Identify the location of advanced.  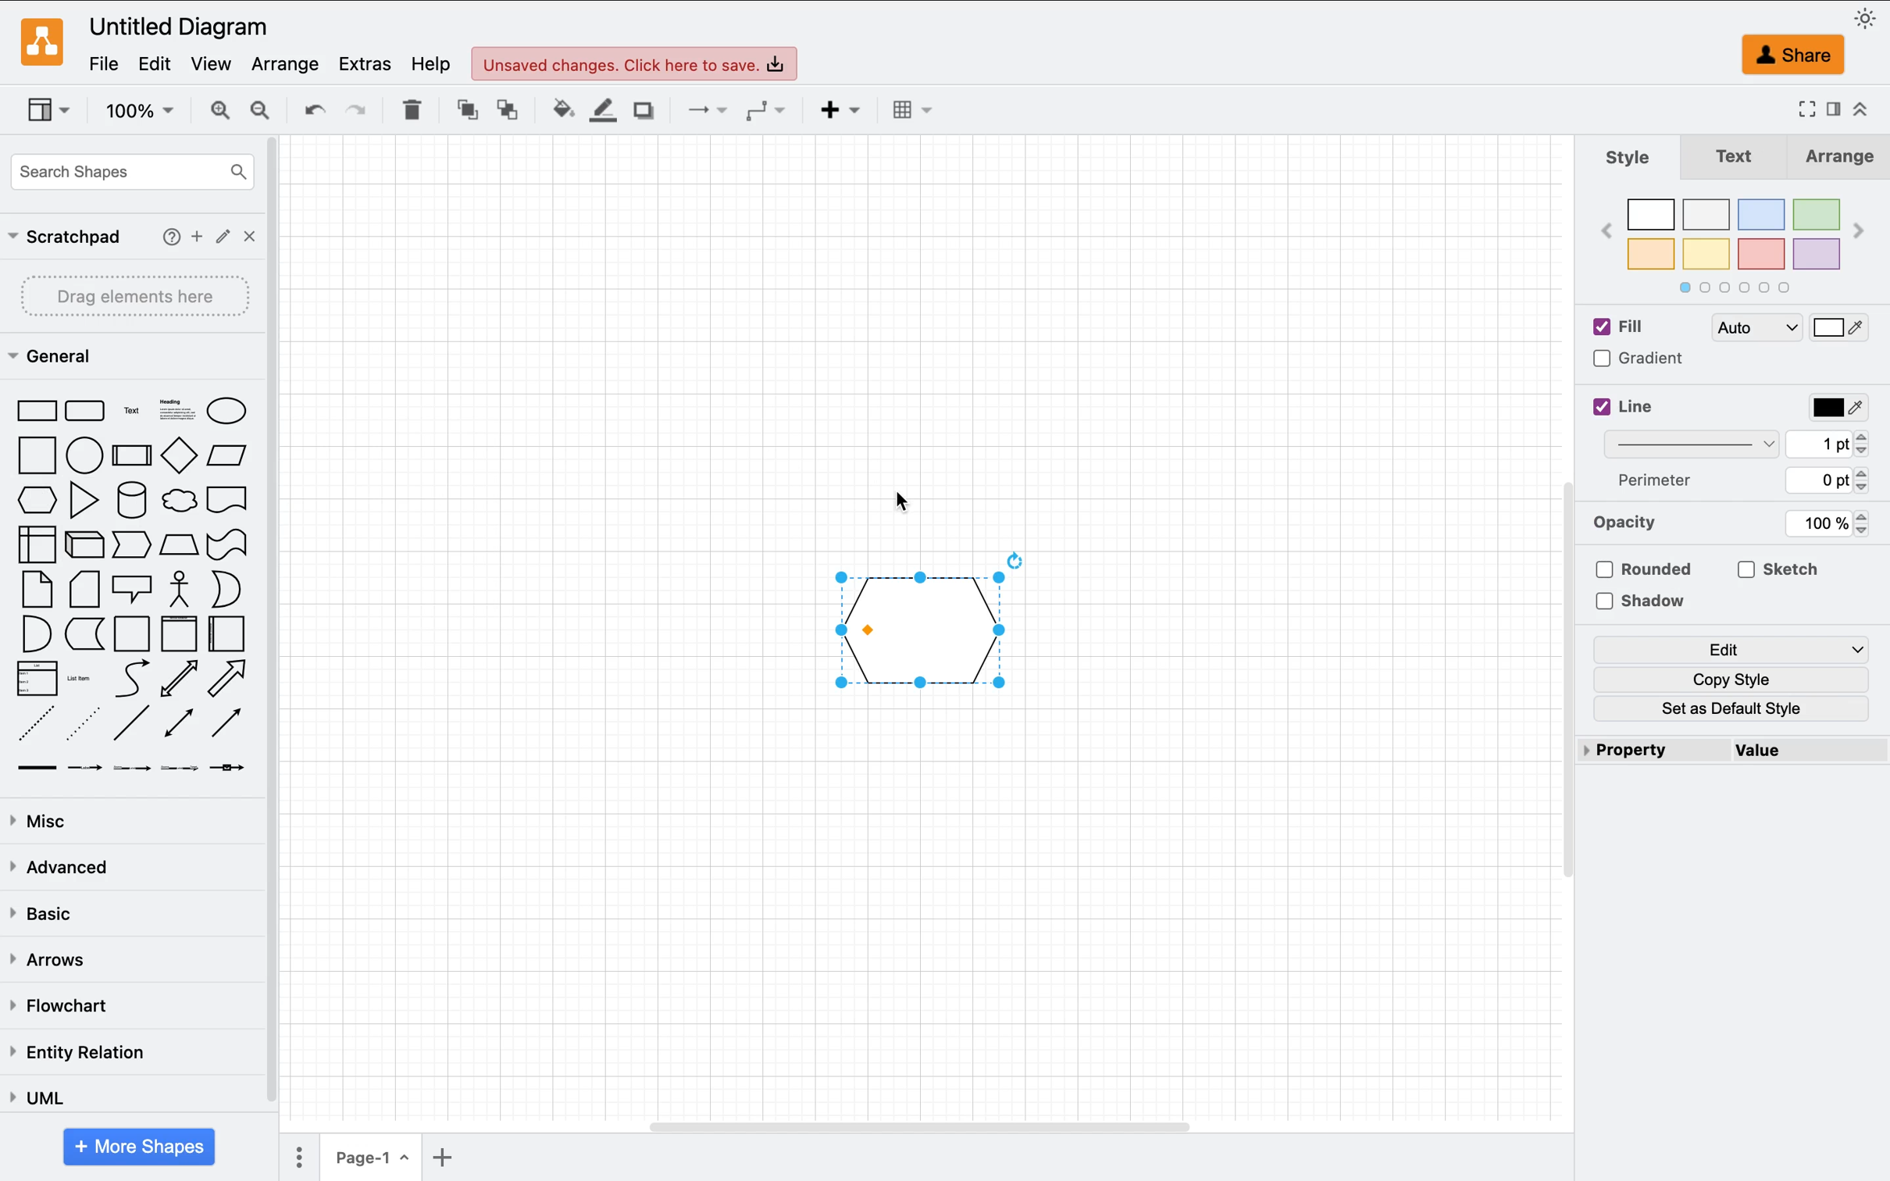
(59, 871).